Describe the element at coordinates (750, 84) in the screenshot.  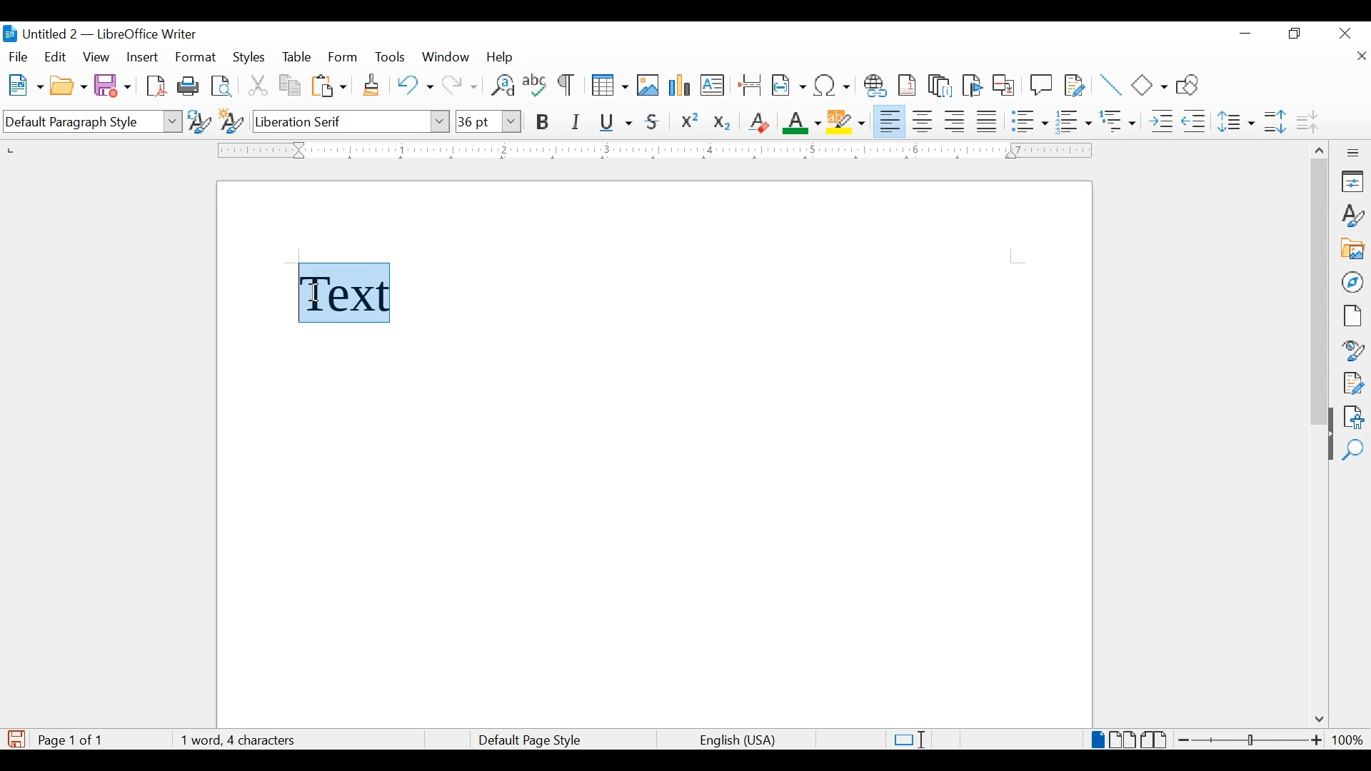
I see `insert page break` at that location.